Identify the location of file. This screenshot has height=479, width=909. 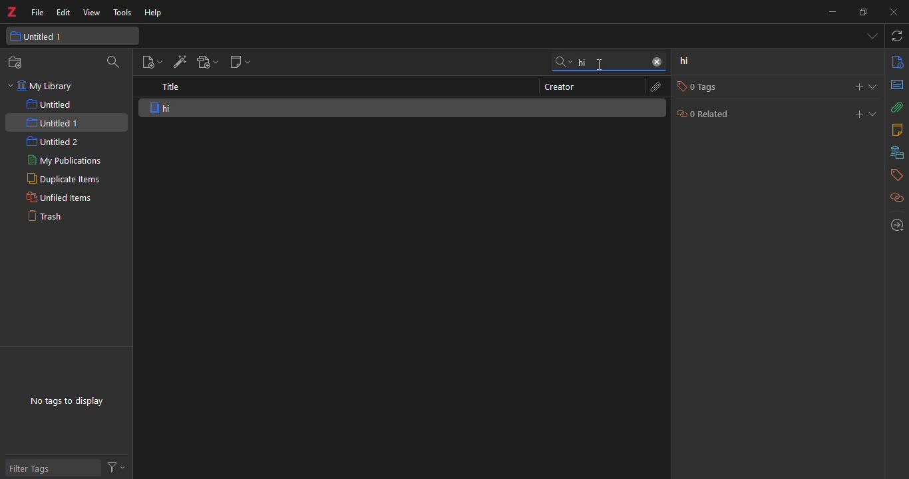
(38, 11).